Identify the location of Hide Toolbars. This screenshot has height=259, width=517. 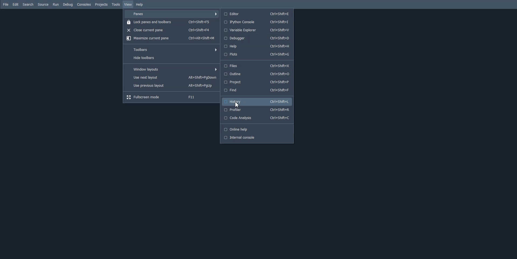
(171, 58).